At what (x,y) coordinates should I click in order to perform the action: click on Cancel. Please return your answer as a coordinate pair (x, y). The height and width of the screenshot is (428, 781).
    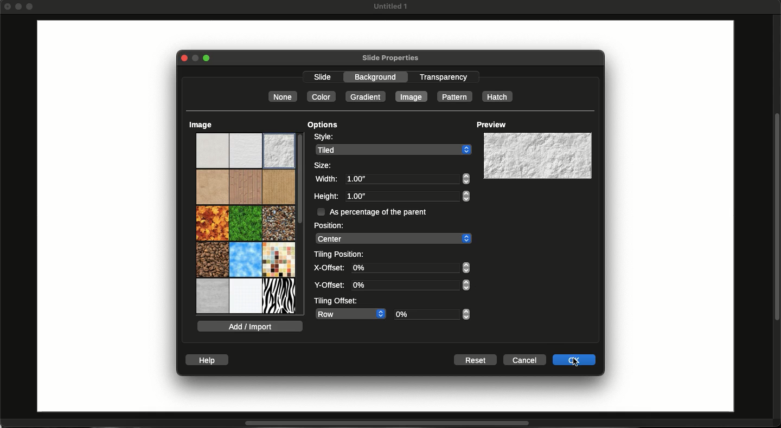
    Looking at the image, I should click on (526, 360).